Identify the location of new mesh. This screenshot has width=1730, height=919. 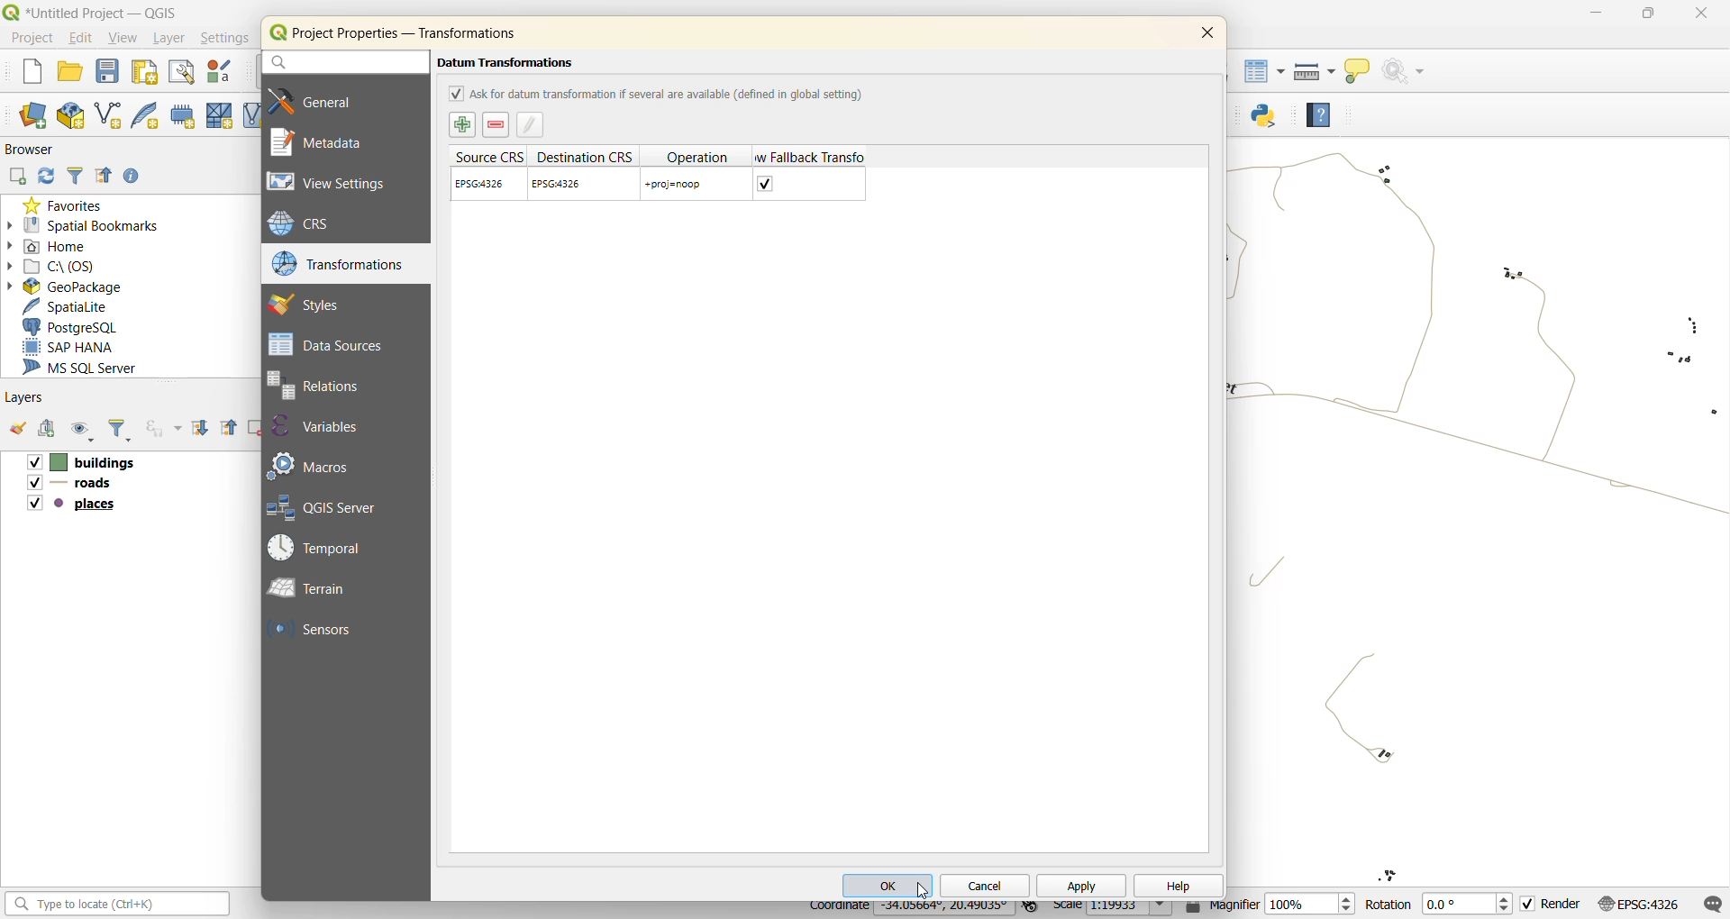
(217, 114).